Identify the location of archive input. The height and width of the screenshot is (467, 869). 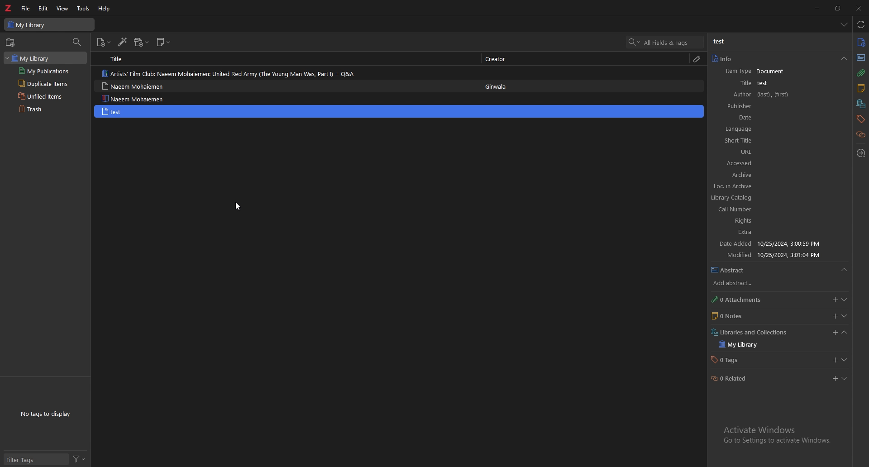
(788, 174).